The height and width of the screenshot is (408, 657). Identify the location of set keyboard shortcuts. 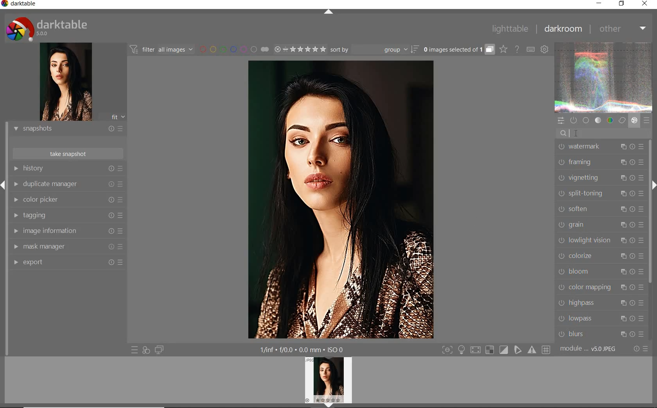
(530, 50).